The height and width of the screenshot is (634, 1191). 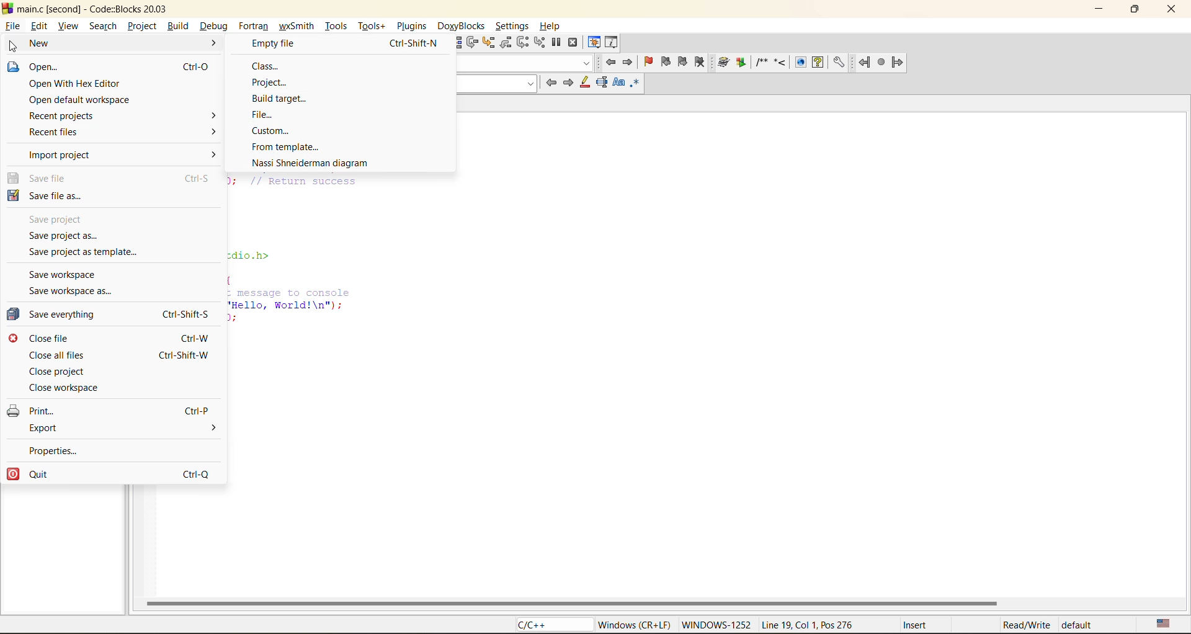 I want to click on close all files, so click(x=56, y=353).